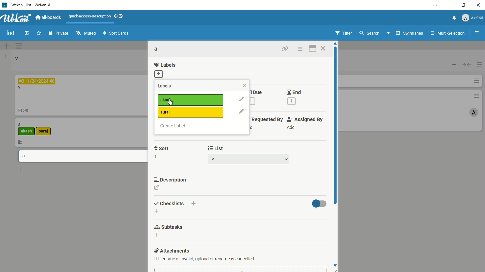 This screenshot has width=485, height=272. Describe the element at coordinates (157, 211) in the screenshot. I see `add checklist` at that location.